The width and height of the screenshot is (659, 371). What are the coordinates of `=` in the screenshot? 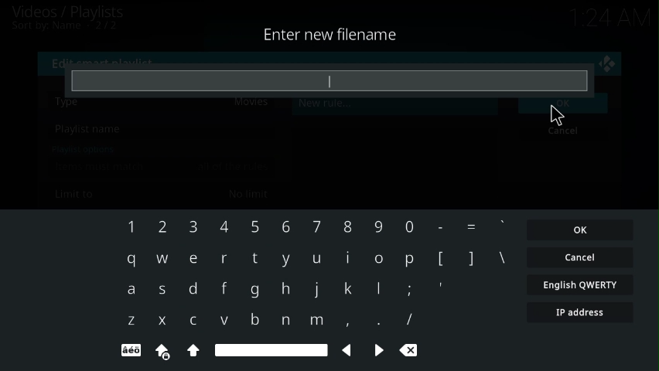 It's located at (470, 226).